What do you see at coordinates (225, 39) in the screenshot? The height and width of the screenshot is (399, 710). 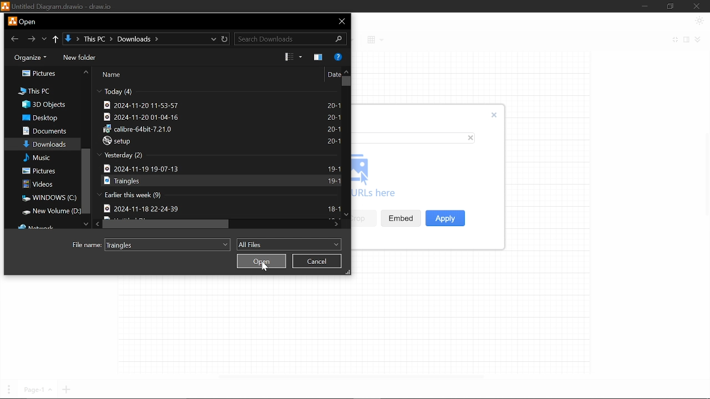 I see `Refresh` at bounding box center [225, 39].